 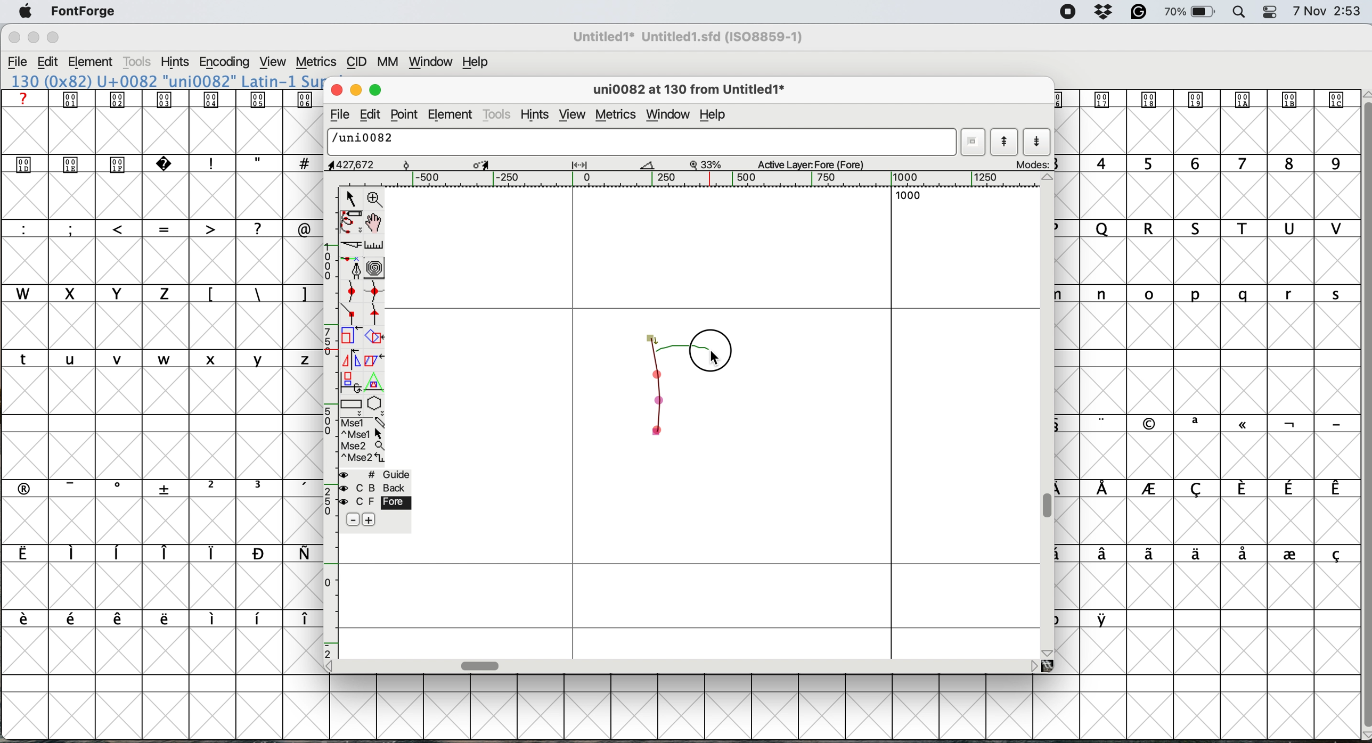 I want to click on special icons, so click(x=97, y=162).